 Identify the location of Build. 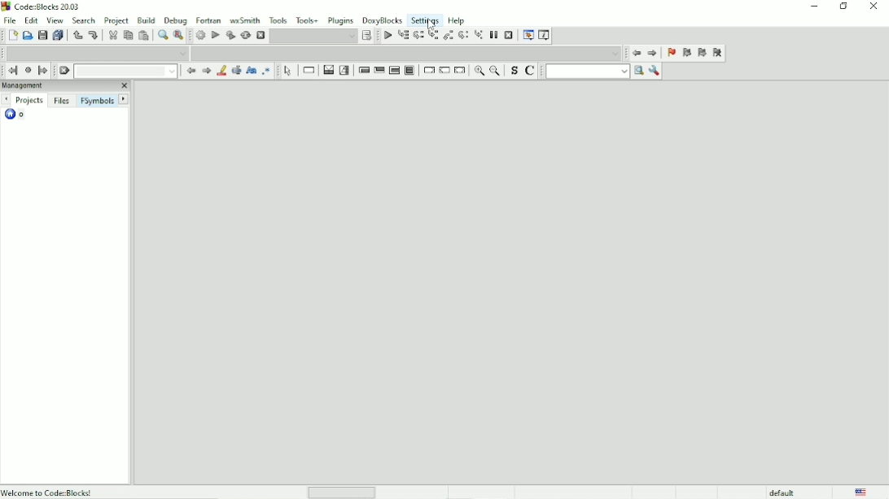
(201, 35).